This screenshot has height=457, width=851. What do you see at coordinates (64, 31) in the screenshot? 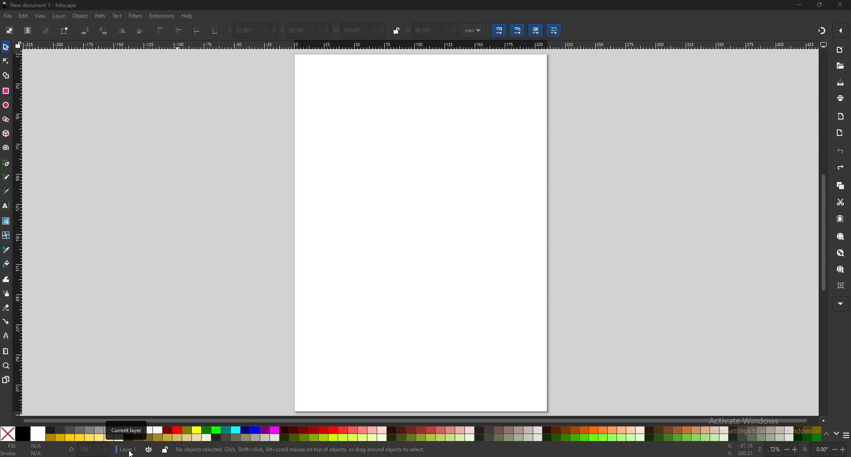
I see `toggle selection box` at bounding box center [64, 31].